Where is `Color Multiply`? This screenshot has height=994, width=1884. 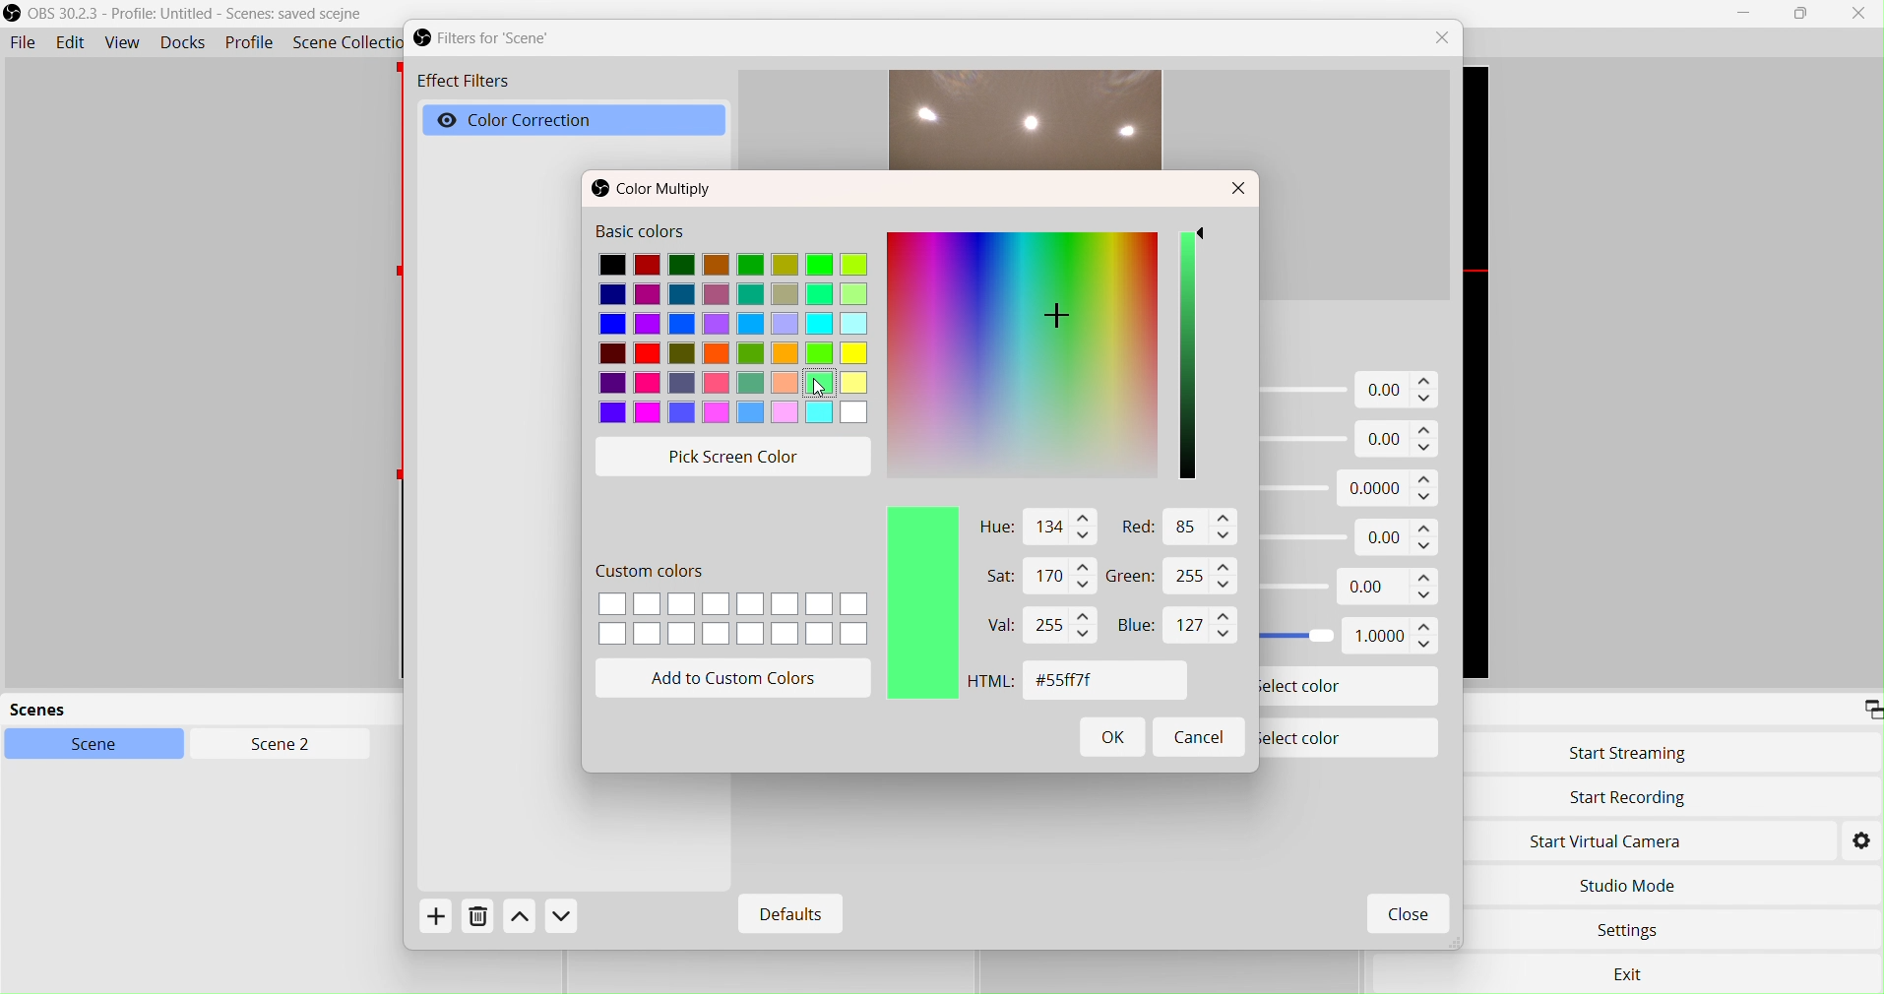
Color Multiply is located at coordinates (659, 190).